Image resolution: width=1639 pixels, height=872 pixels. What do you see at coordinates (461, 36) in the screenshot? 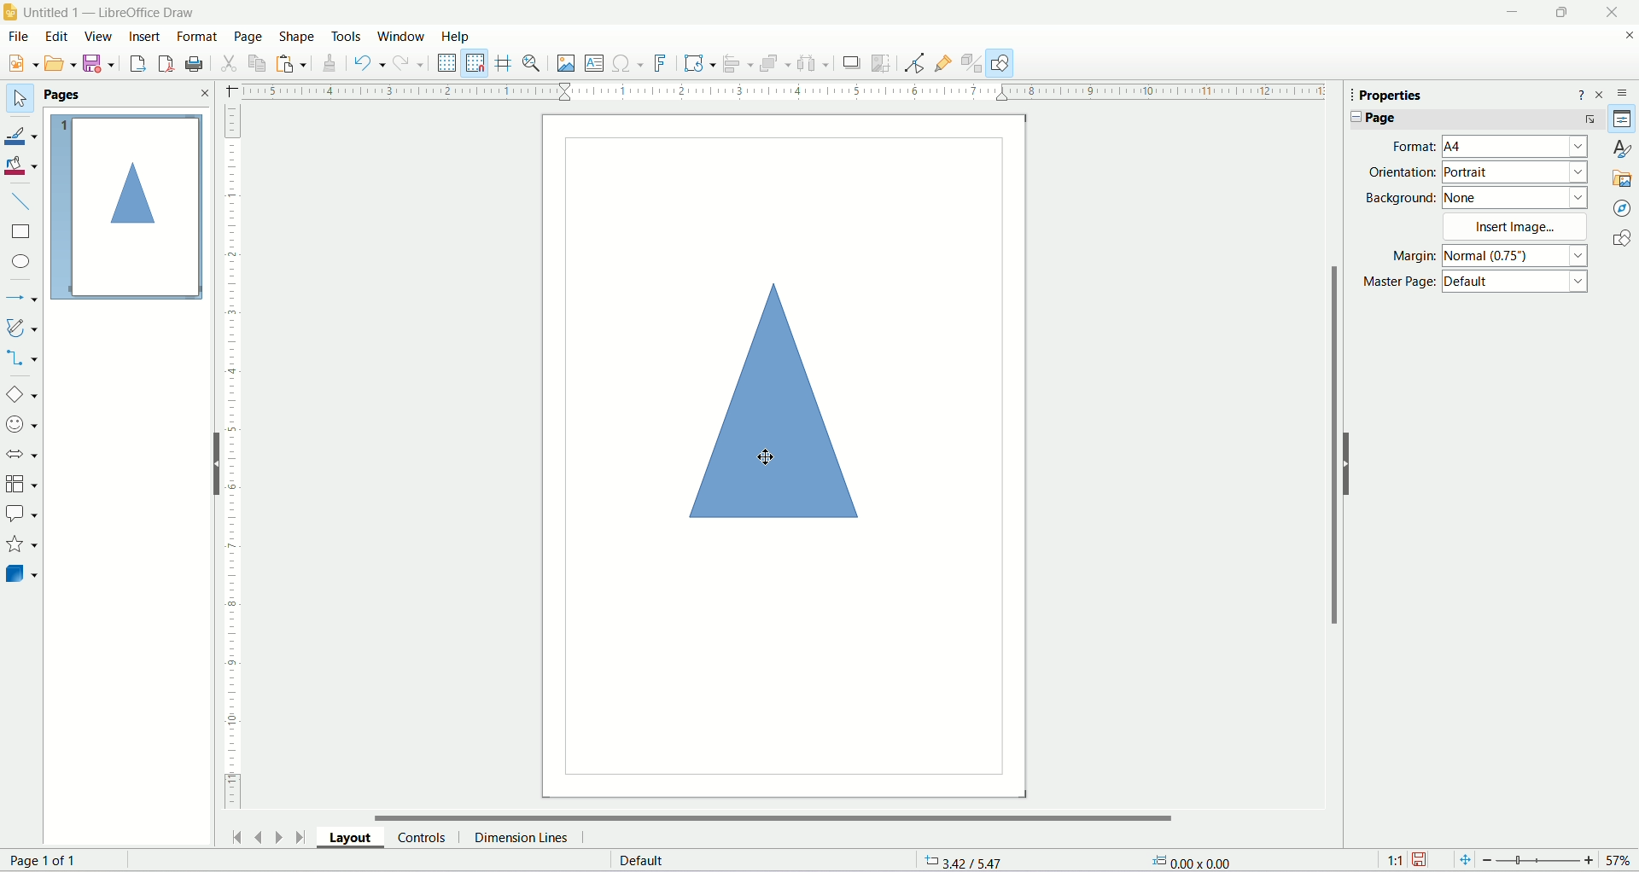
I see `Help` at bounding box center [461, 36].